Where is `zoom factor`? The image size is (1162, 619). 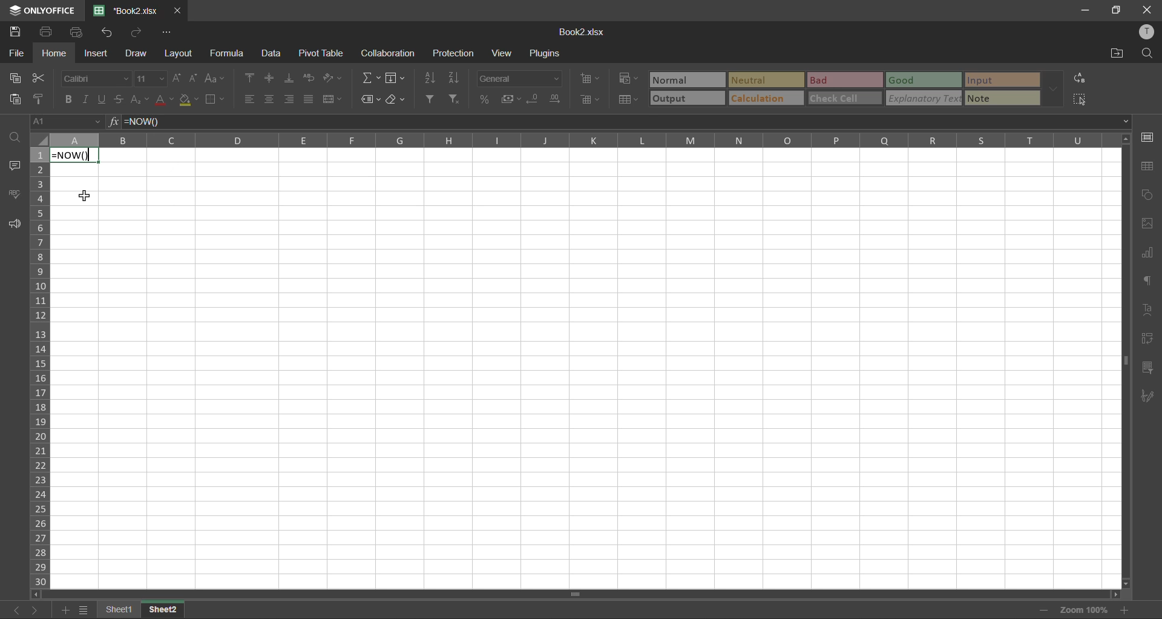 zoom factor is located at coordinates (1088, 608).